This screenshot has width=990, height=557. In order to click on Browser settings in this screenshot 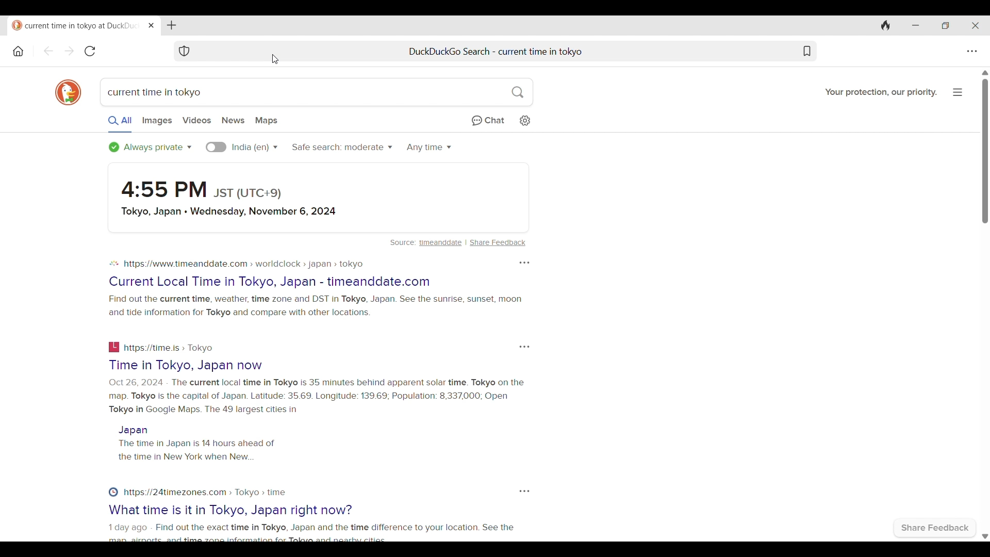, I will do `click(971, 51)`.